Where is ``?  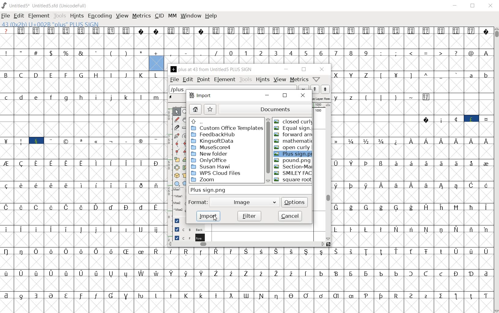  is located at coordinates (412, 237).